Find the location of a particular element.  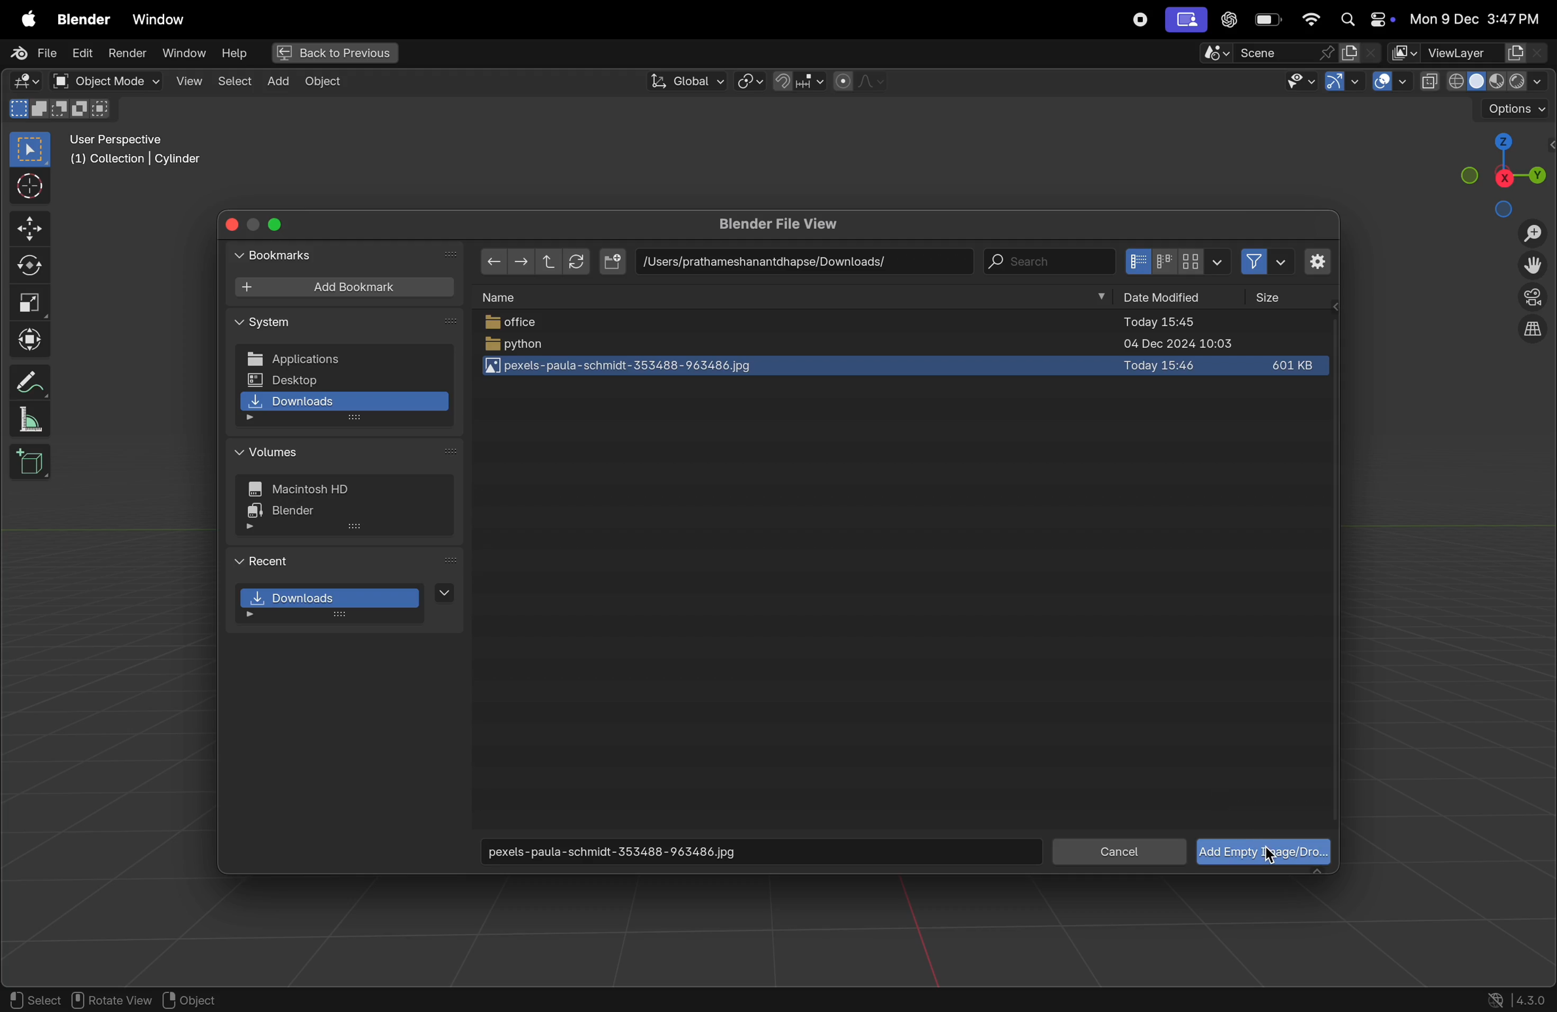

pffice is located at coordinates (908, 324).